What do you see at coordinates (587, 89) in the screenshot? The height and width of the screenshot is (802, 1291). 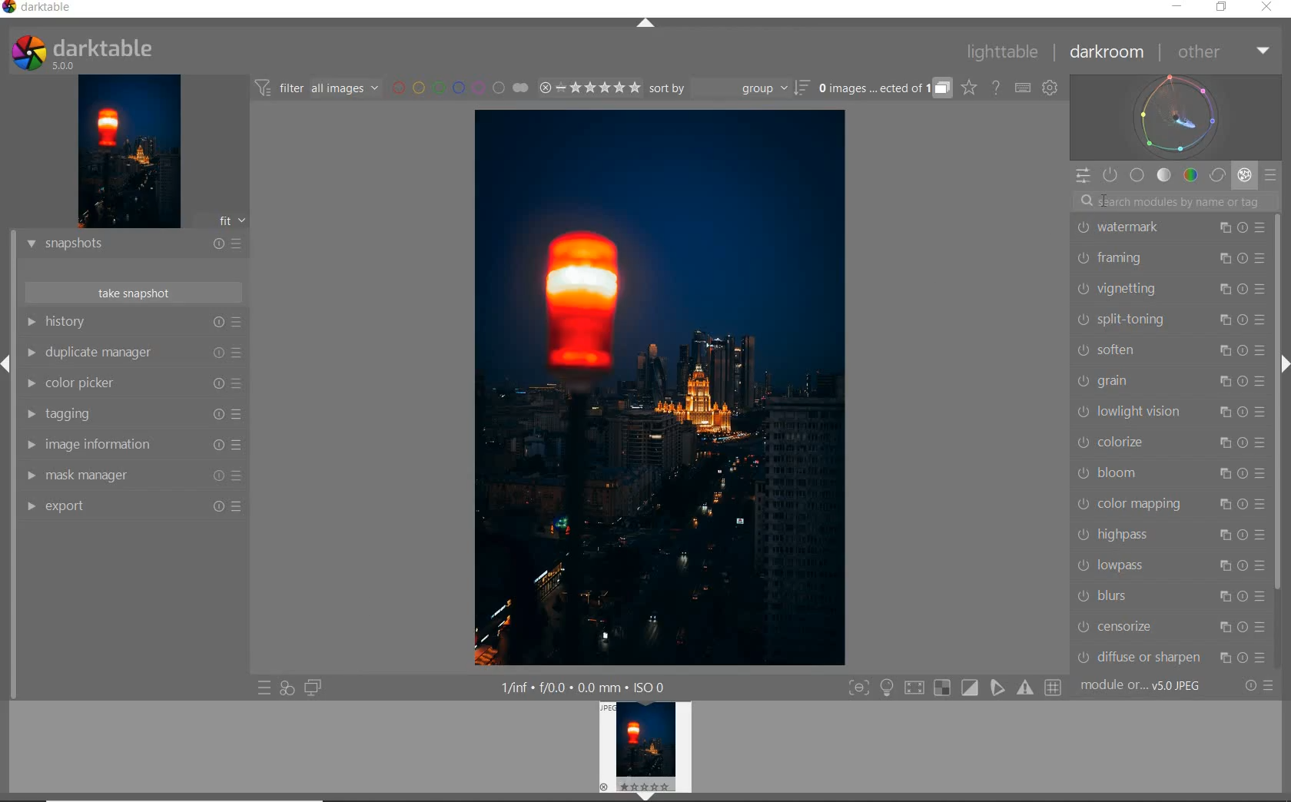 I see `RANGE RATING OF SELECTED IMAGES` at bounding box center [587, 89].